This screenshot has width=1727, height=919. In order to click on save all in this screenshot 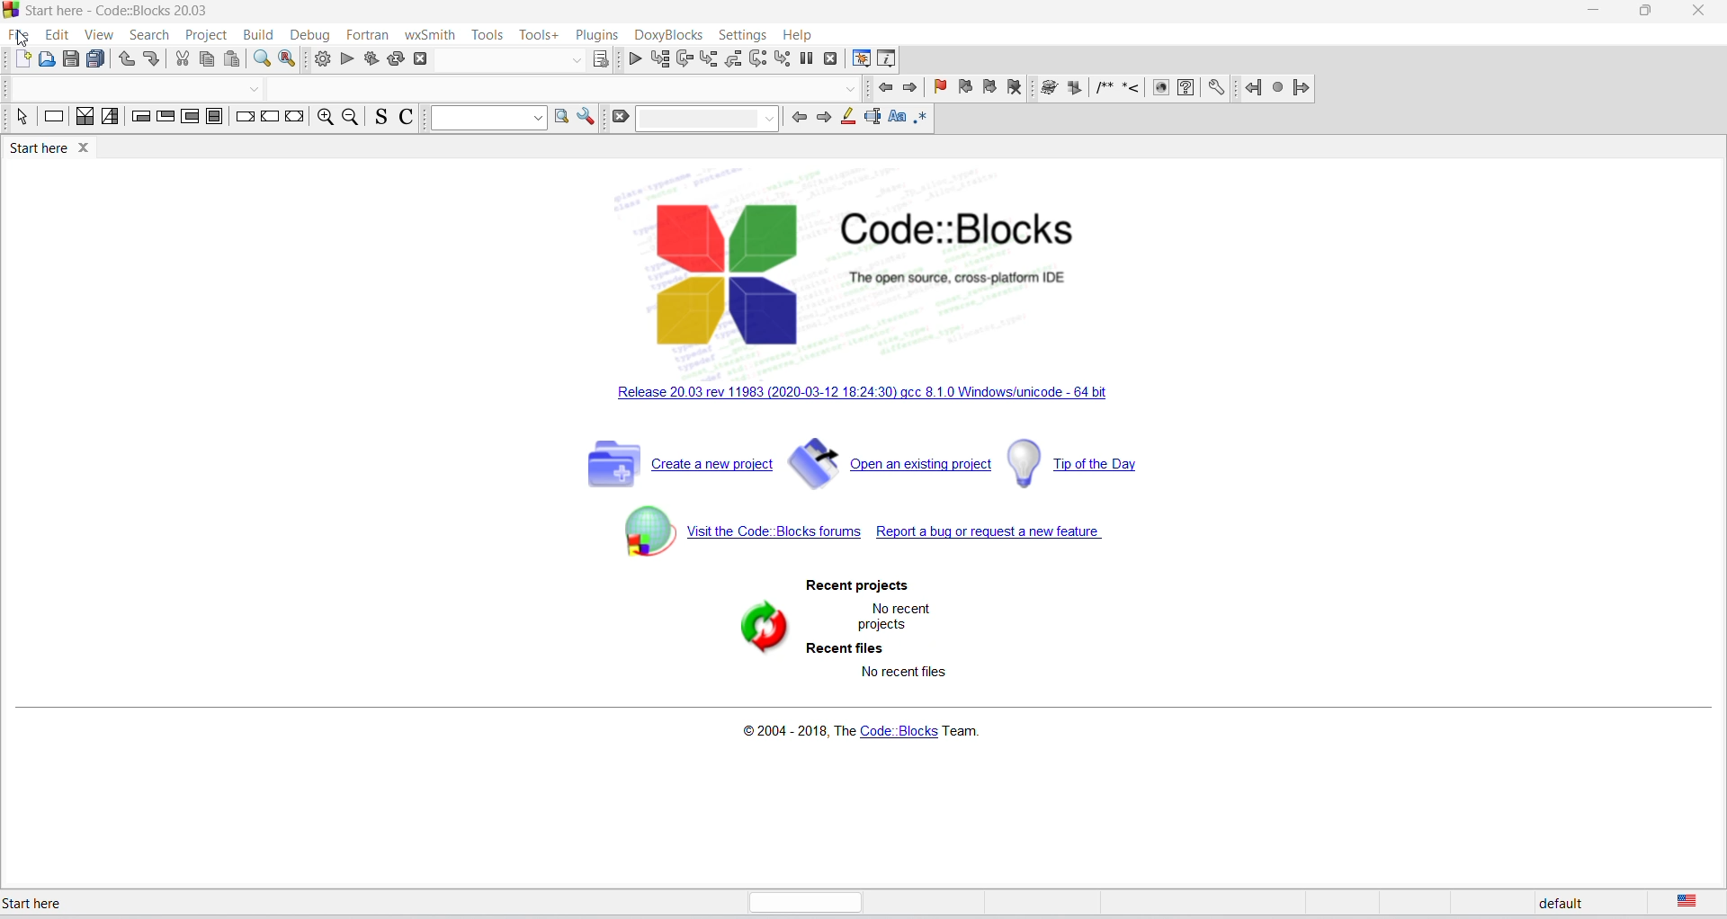, I will do `click(94, 60)`.